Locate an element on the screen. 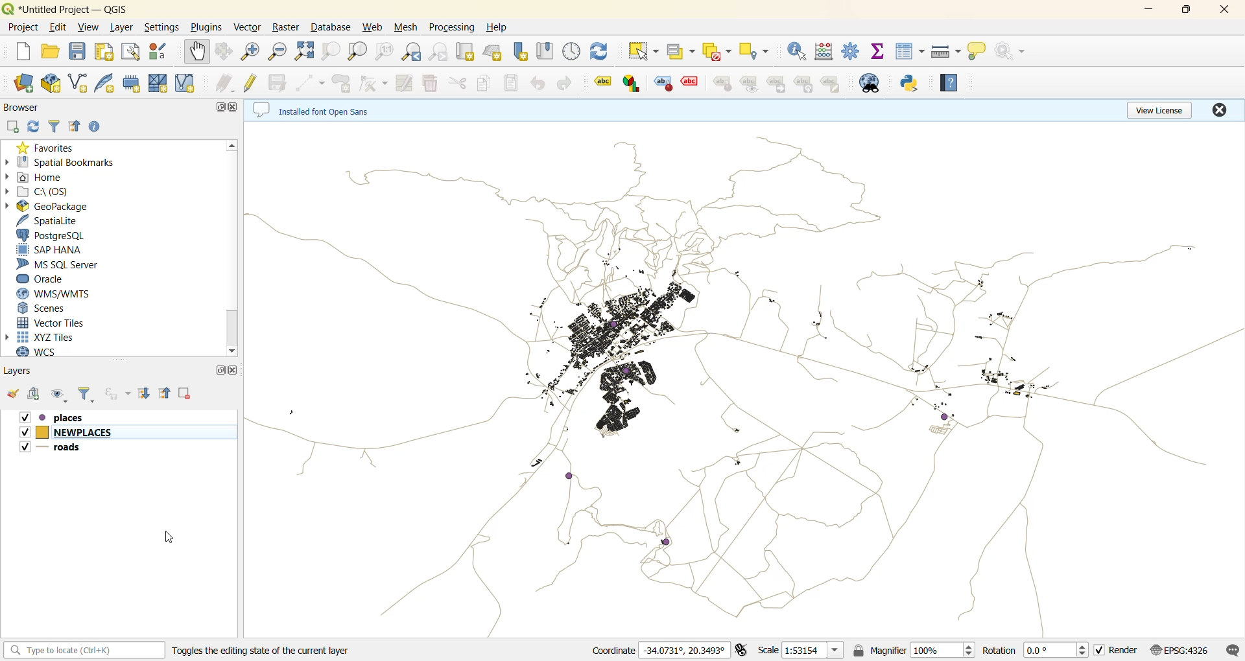 The image size is (1245, 661). zoom layer is located at coordinates (356, 51).